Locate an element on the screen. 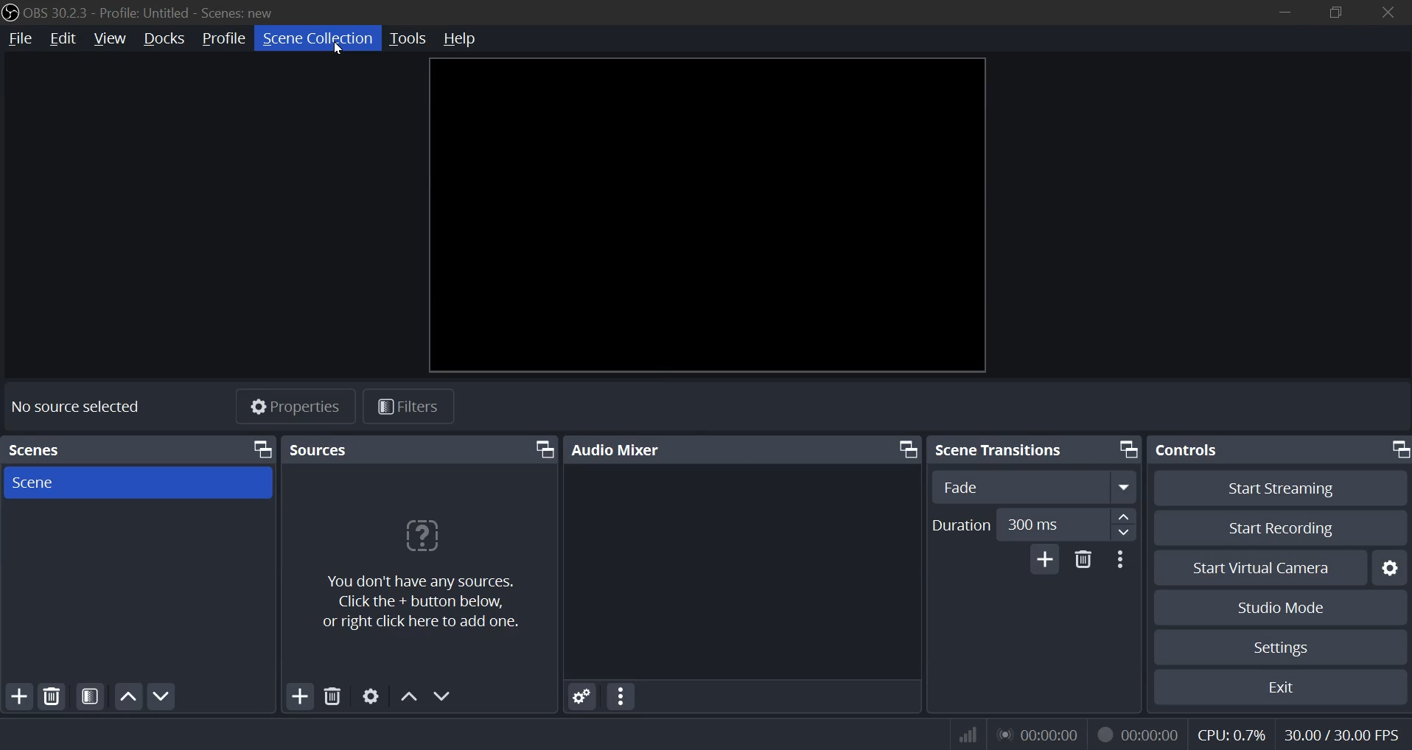  exit is located at coordinates (1280, 687).